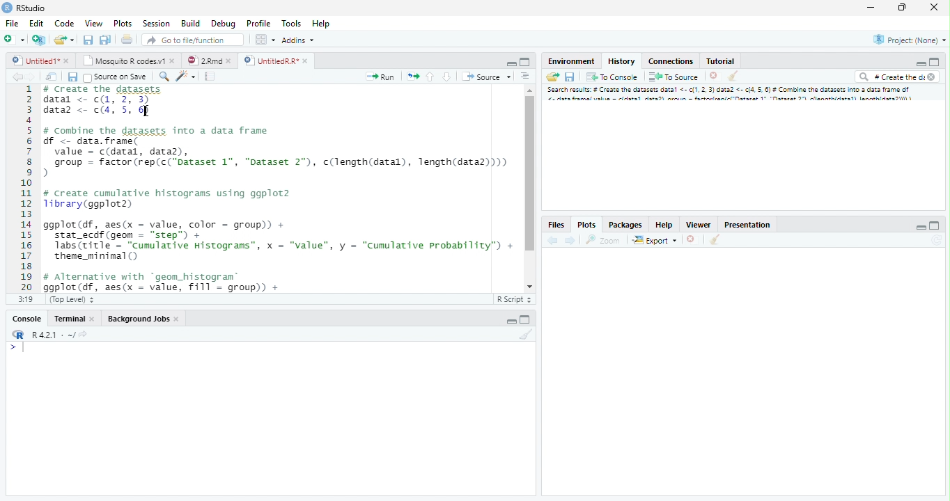 This screenshot has height=501, width=950. Describe the element at coordinates (14, 38) in the screenshot. I see `New file` at that location.